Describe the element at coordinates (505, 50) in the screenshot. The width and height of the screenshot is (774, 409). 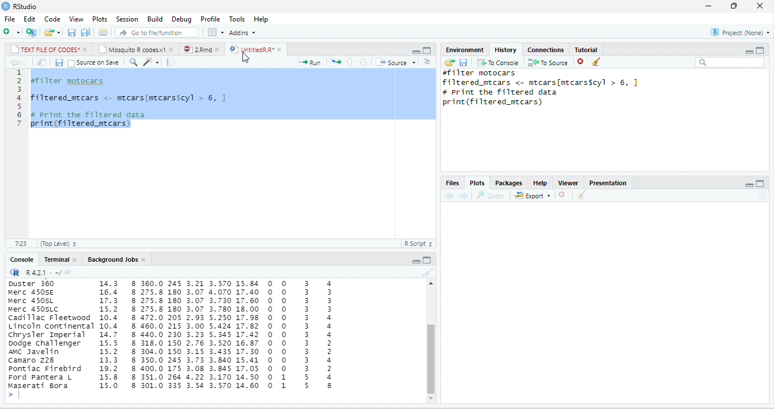
I see `History` at that location.